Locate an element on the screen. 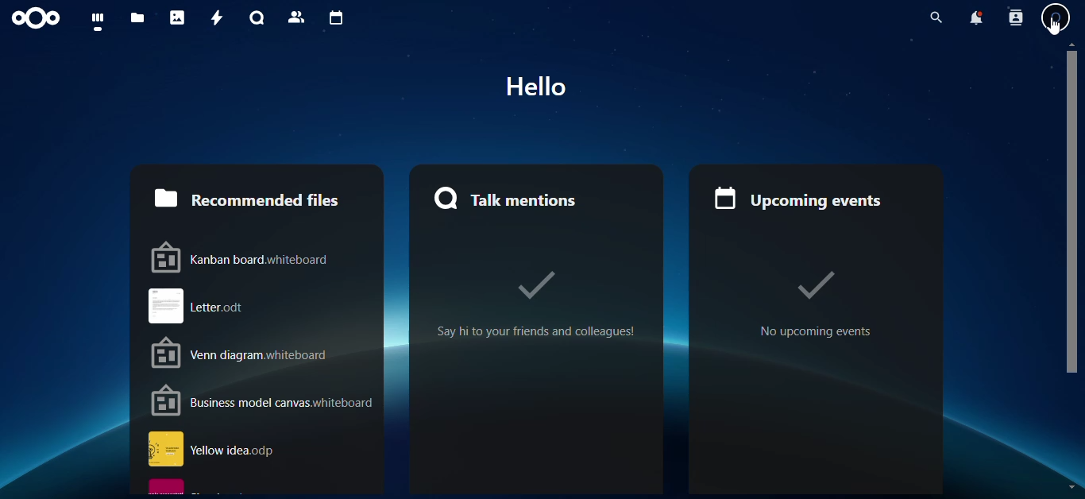 Image resolution: width=1085 pixels, height=499 pixels. talk mentions is located at coordinates (533, 198).